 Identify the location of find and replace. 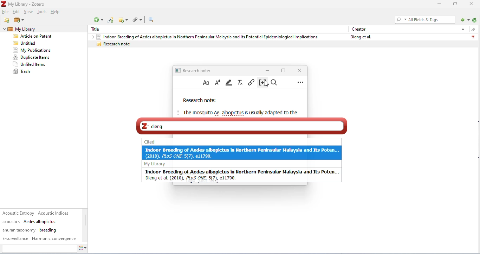
(275, 83).